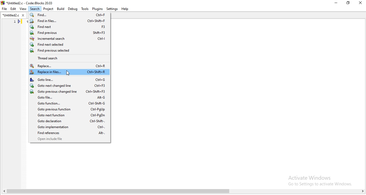 The width and height of the screenshot is (366, 195). I want to click on Find next , so click(69, 27).